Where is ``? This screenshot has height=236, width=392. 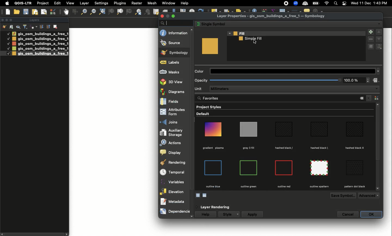  is located at coordinates (249, 129).